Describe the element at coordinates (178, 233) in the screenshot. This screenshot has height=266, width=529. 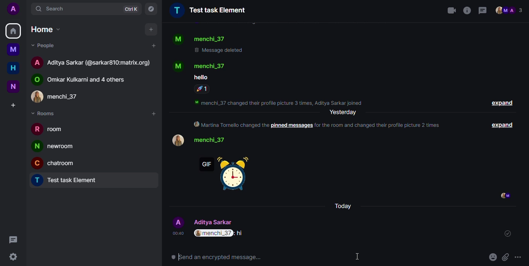
I see `time` at that location.